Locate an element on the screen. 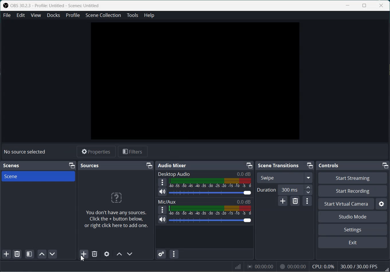 Image resolution: width=390 pixels, height=272 pixels. Advance Audio properties is located at coordinates (161, 254).